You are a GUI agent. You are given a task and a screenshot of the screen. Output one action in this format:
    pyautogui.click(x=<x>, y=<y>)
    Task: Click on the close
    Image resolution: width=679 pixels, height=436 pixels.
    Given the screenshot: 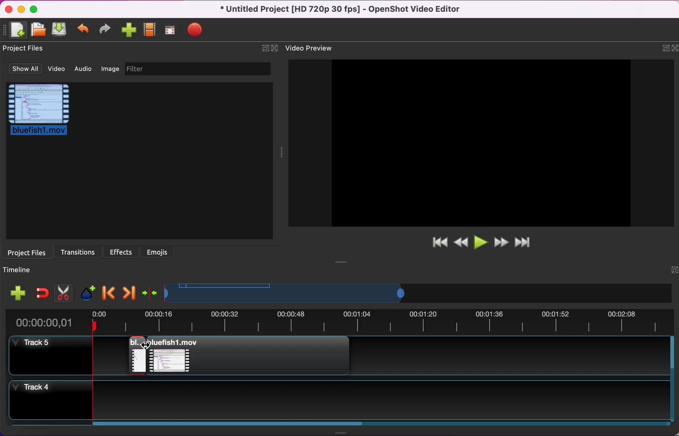 What is the action you would take?
    pyautogui.click(x=275, y=48)
    